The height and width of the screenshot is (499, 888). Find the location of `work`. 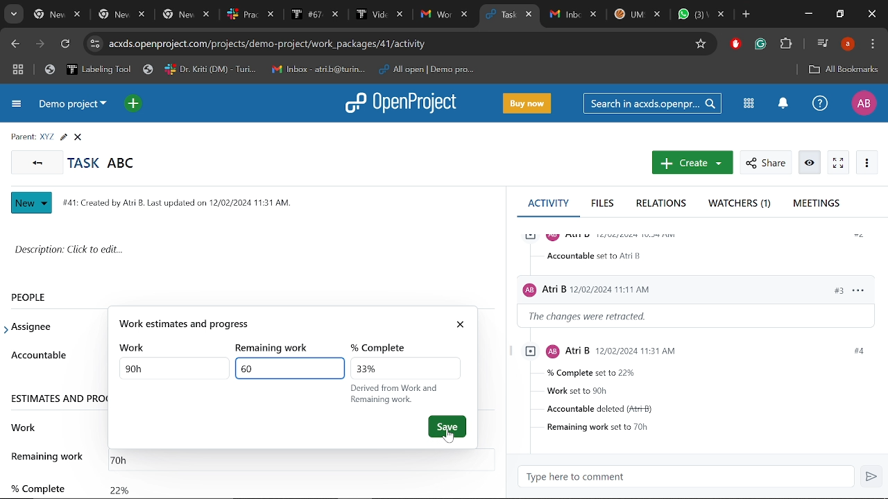

work is located at coordinates (24, 426).